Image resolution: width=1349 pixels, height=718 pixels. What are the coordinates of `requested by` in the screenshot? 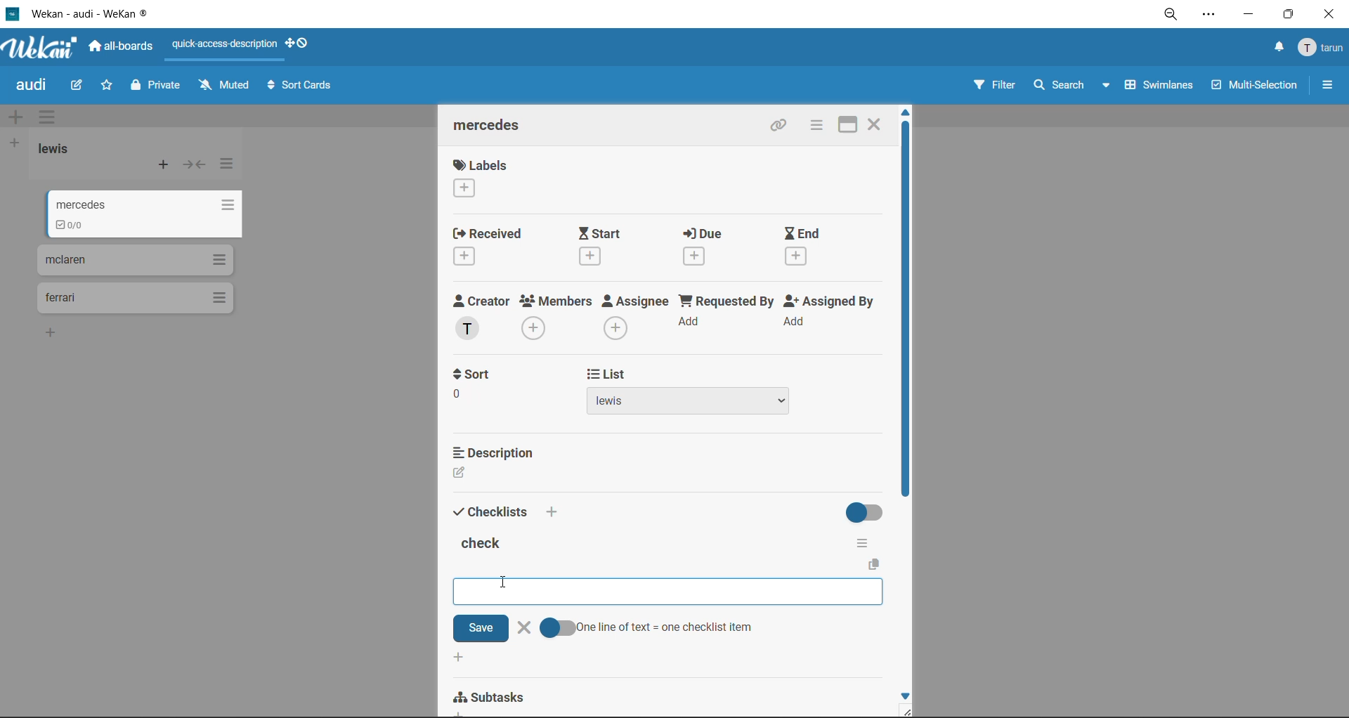 It's located at (728, 316).